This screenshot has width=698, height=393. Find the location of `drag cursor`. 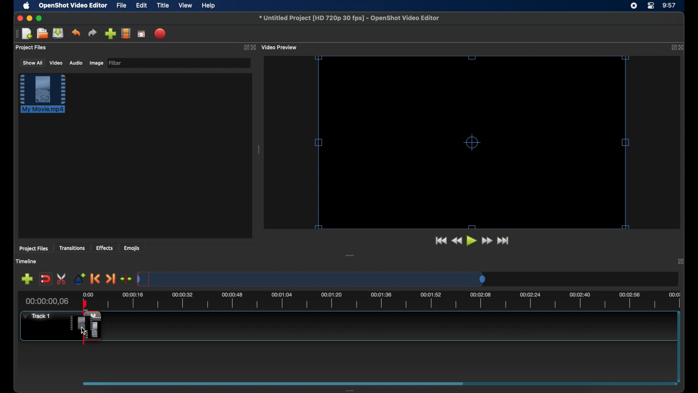

drag cursor is located at coordinates (86, 326).